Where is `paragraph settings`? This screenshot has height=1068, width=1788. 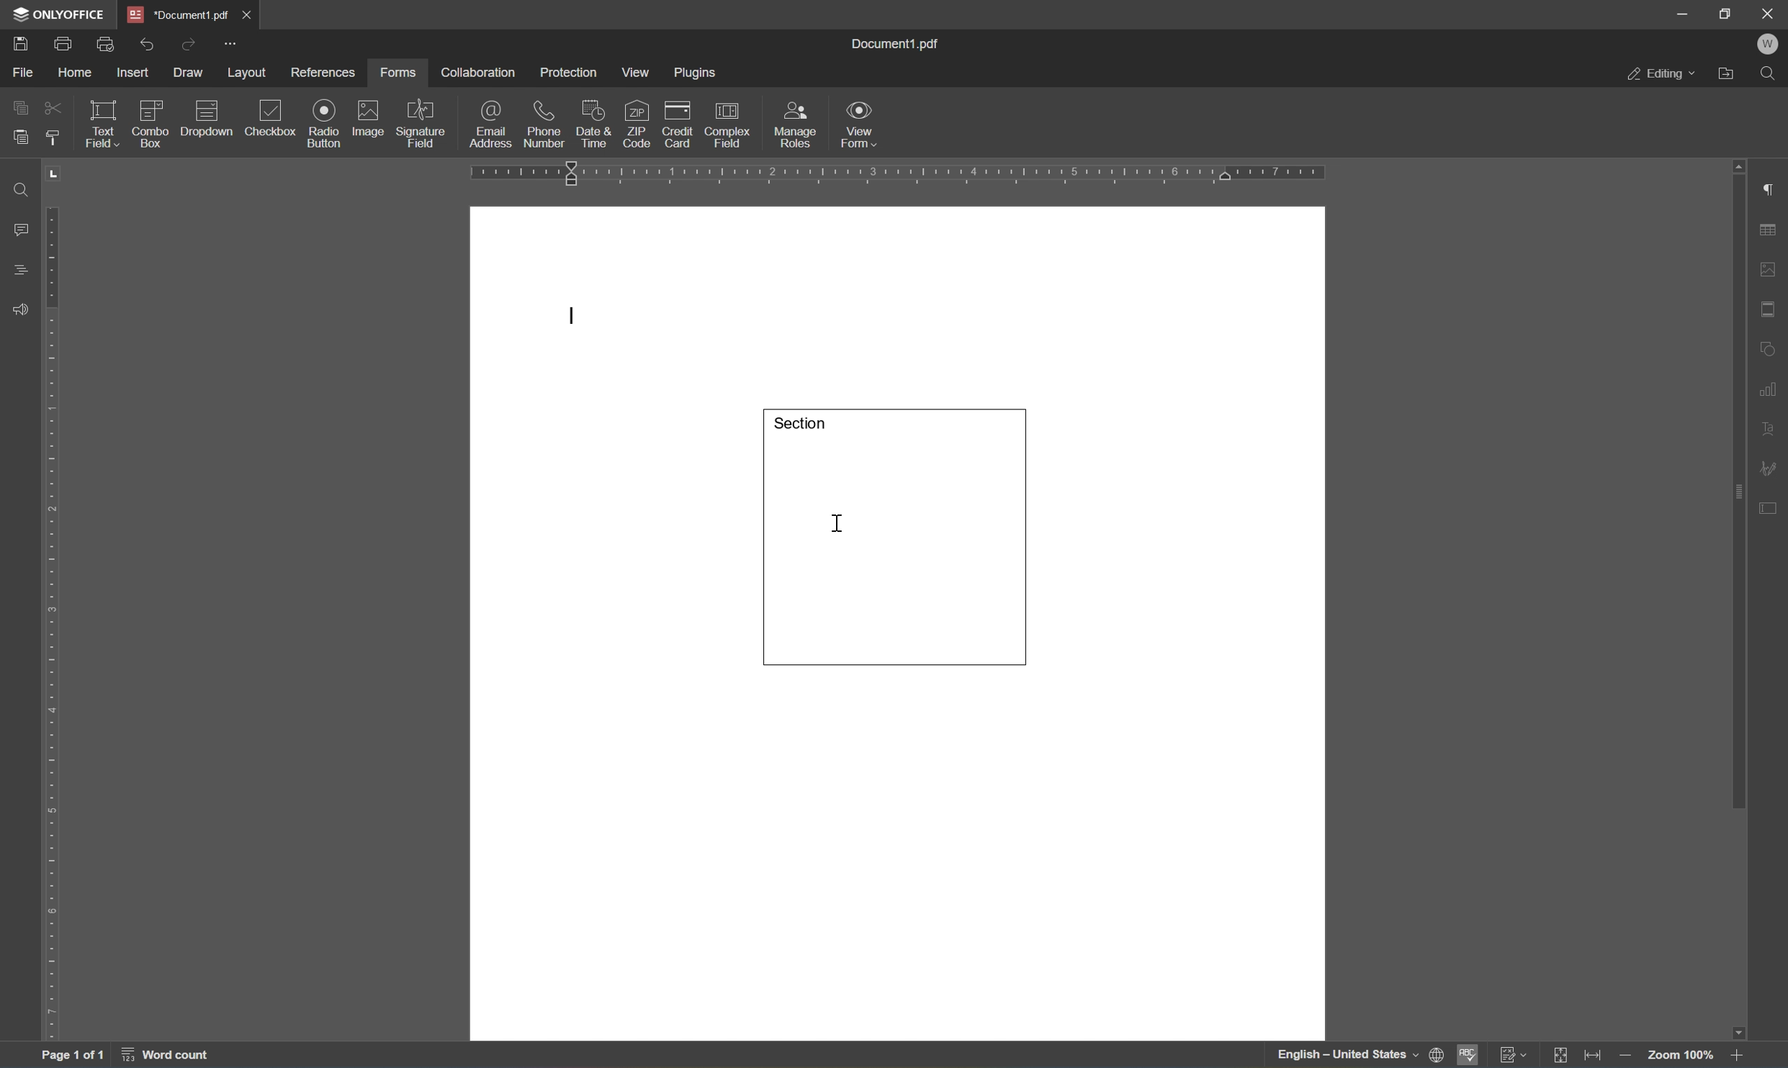
paragraph settings is located at coordinates (1772, 191).